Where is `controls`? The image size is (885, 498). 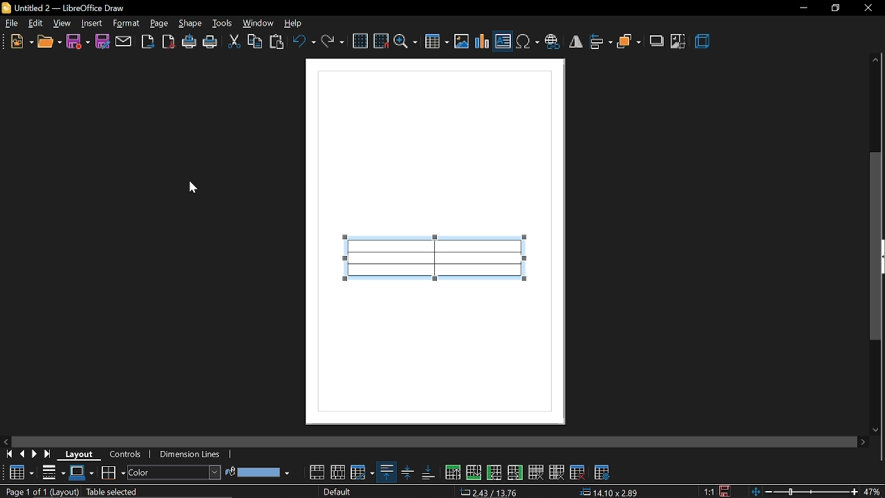 controls is located at coordinates (131, 456).